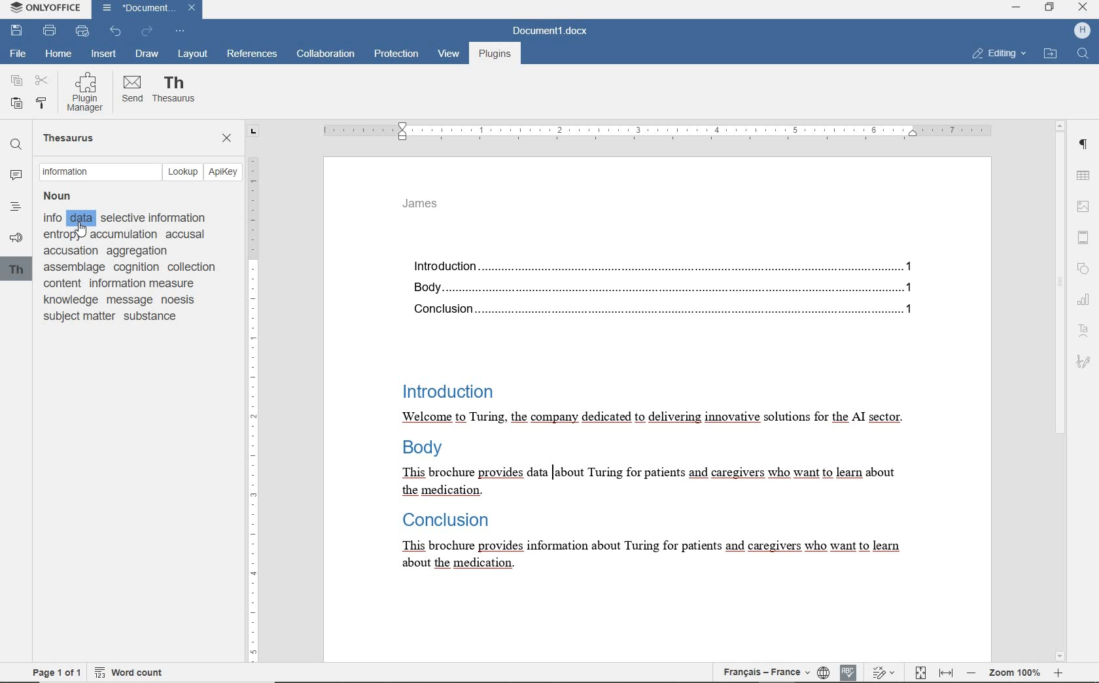 The image size is (1099, 683). What do you see at coordinates (181, 31) in the screenshot?
I see `CUSTOMIZE QUICK ACCESS TOOLBAR` at bounding box center [181, 31].